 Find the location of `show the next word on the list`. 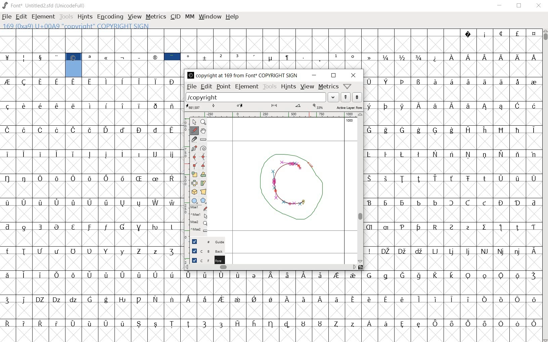

show the next word on the list is located at coordinates (345, 97).